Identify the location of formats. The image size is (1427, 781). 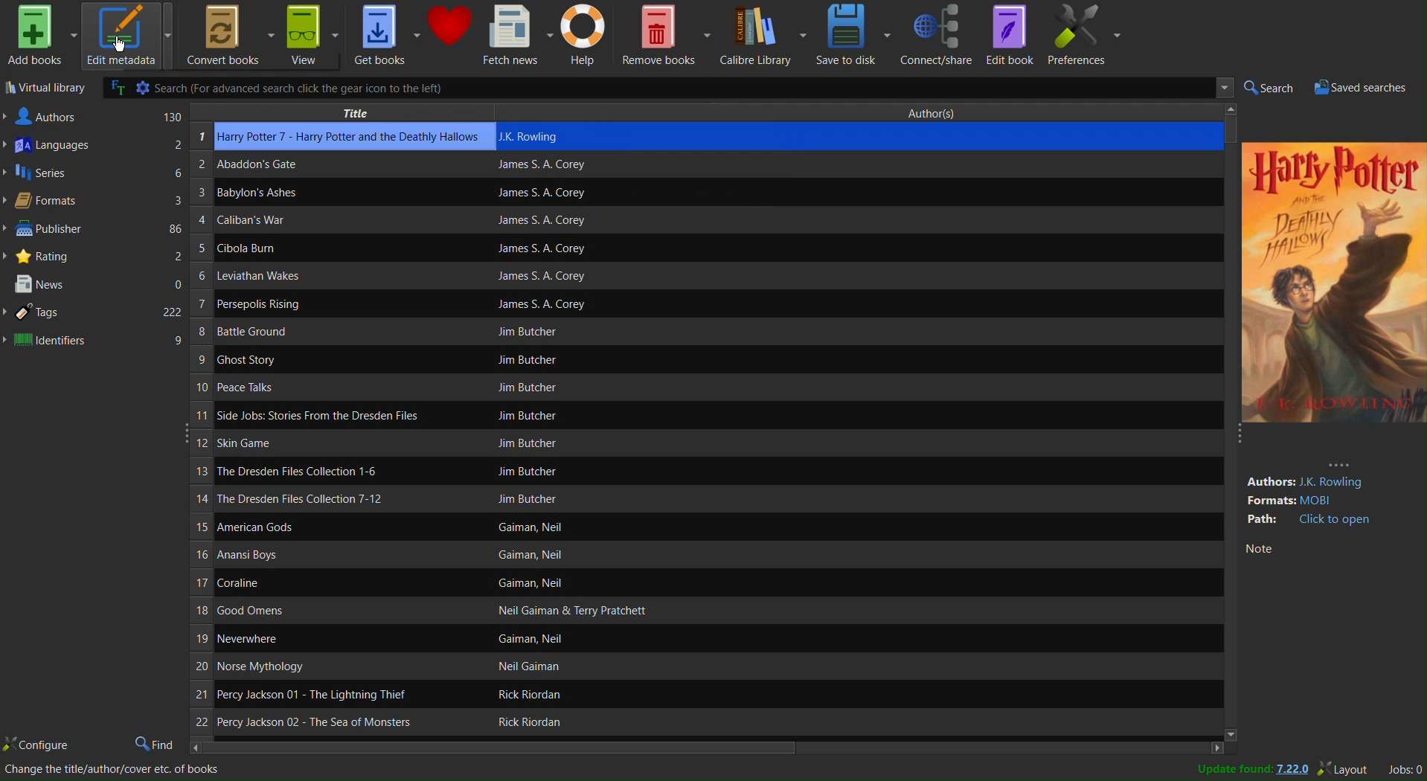
(1328, 500).